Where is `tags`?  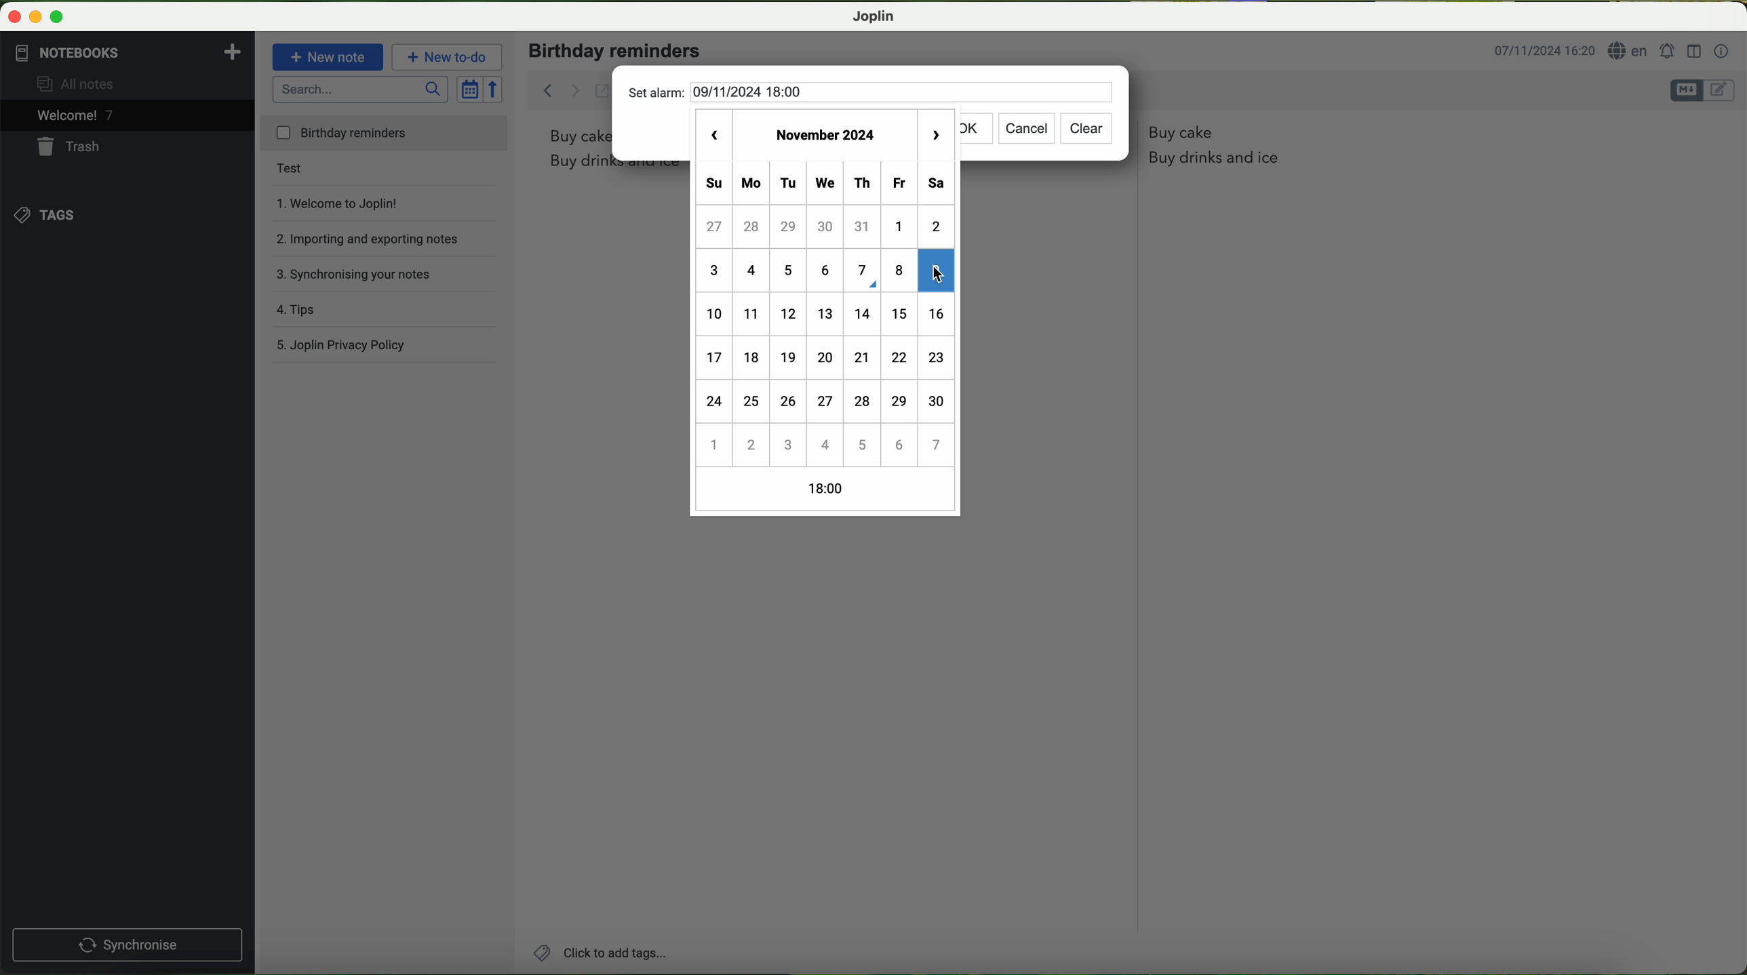
tags is located at coordinates (50, 214).